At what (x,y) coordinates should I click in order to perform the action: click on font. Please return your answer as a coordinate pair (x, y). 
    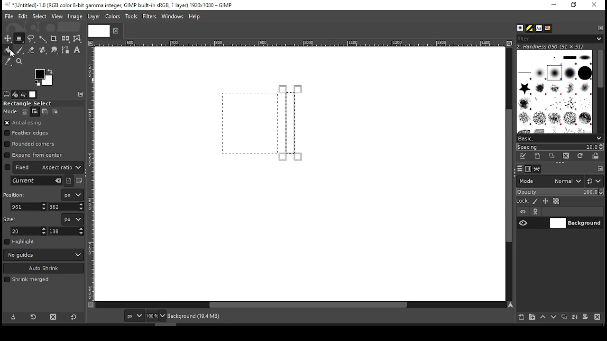
    Looking at the image, I should click on (538, 28).